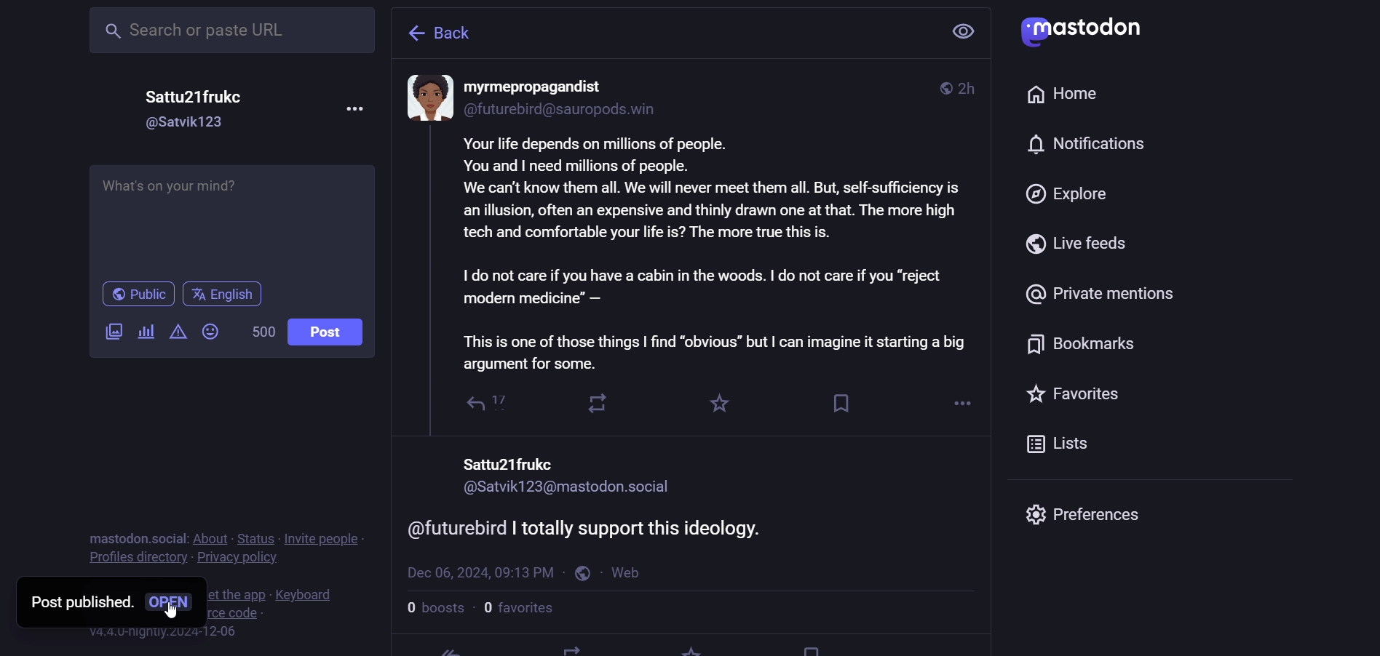 Image resolution: width=1380 pixels, height=656 pixels. What do you see at coordinates (539, 87) in the screenshot?
I see `name` at bounding box center [539, 87].